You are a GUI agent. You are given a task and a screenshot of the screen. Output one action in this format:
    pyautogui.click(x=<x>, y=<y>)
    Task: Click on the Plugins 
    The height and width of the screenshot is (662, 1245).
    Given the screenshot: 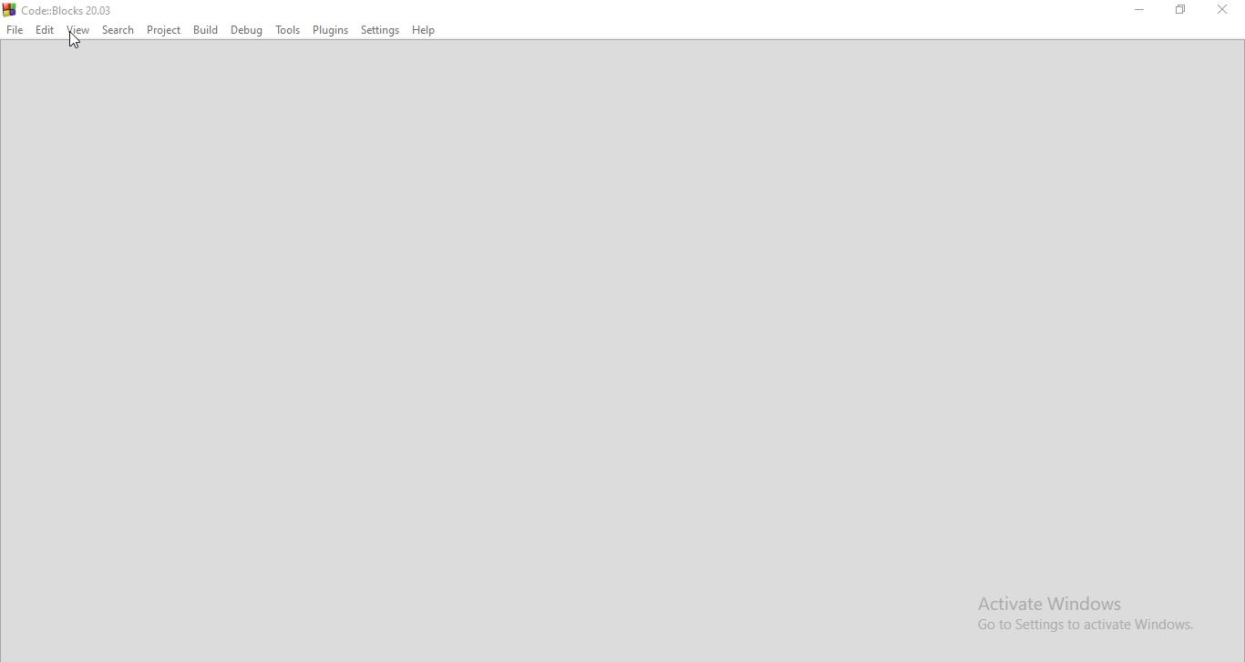 What is the action you would take?
    pyautogui.click(x=331, y=30)
    